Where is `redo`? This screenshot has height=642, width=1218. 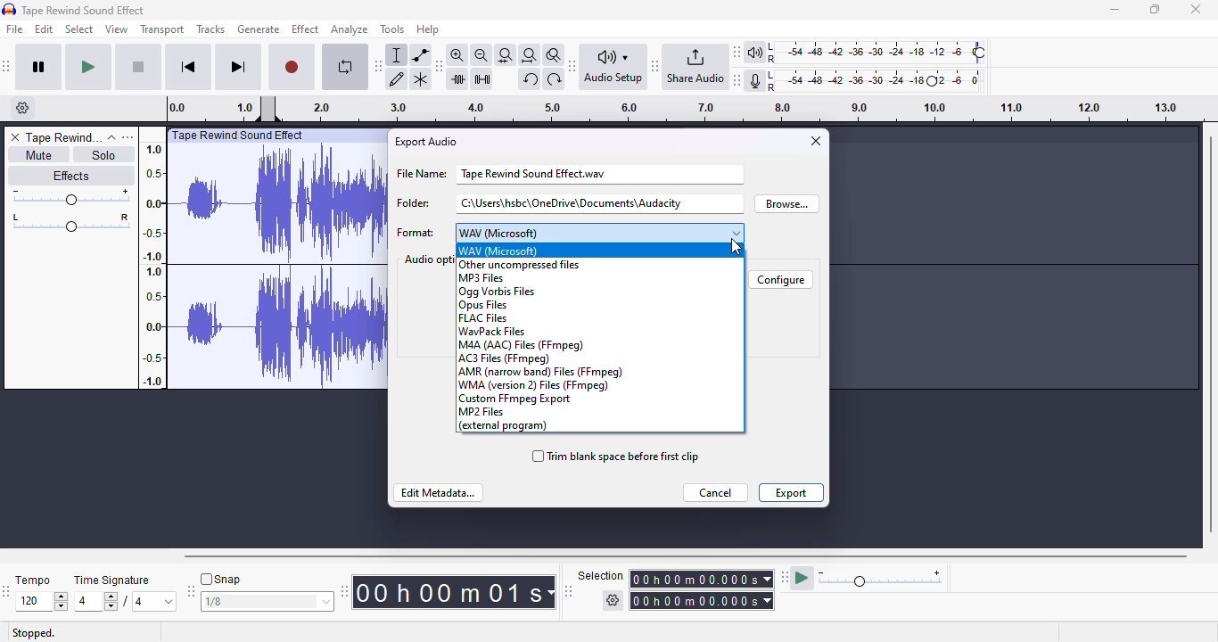
redo is located at coordinates (555, 78).